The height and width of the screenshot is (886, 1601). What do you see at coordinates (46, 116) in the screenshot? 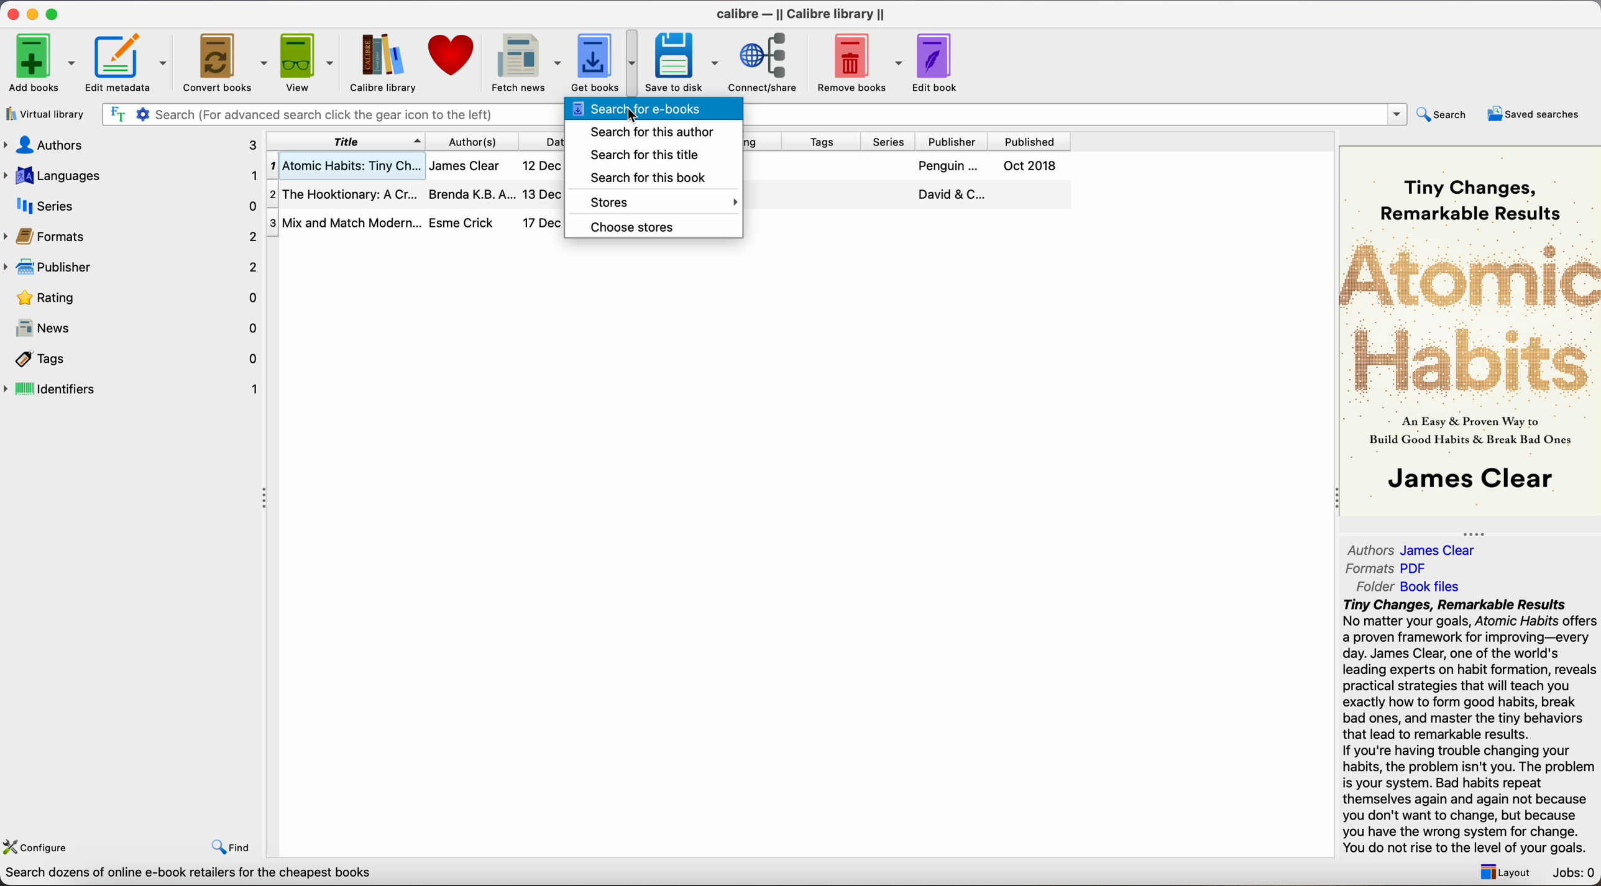
I see `virtual library` at bounding box center [46, 116].